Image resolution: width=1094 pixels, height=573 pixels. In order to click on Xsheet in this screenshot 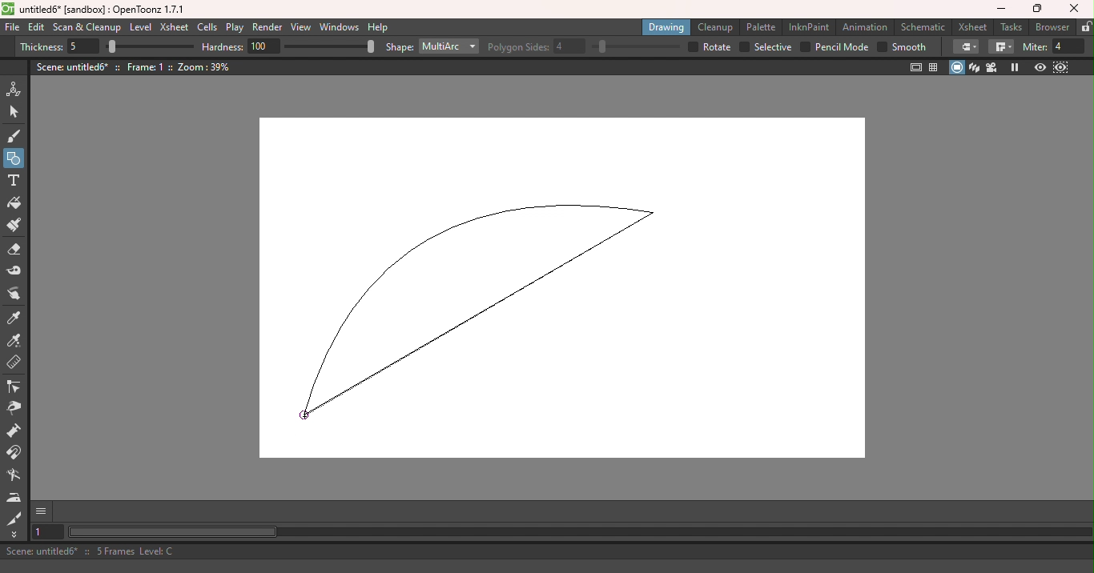, I will do `click(972, 26)`.